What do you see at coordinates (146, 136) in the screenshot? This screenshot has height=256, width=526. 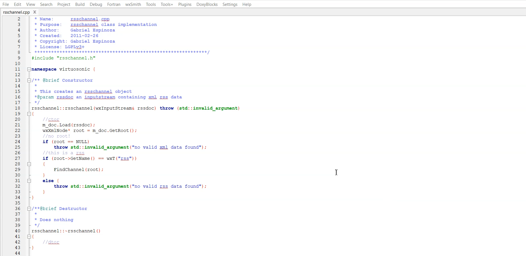 I see `+Name: rsschannel.cpp* Purpose:  zsschanpel class implementation* Ruthor: Gabriel Espinoza* Created: 2011-02-26* Copyright: Gabriel Espinoza* License: LGPLy3+LT TTY]#include "rsschannel.h”namespace virtuosonic {/** @brief Constructor** This creates an zsschanpel object*@param gssdoc an ipputstream containing xml zss dataxrsschannel::rsschannel (wxInputStreams rssdoc) throw (std::invalid argument1m_doc. Load (rssdoc) ;wxXmlNode* root = m_doc.GetRoot();if (root == NULL)throw std::invalid argument ("no valid zml data found");if (root->GetName() == wxT("rss"))] {FindChannel (root) ;: }| else {throw std::invalid argument ("no valid rss data found");] }}/**@brief Destructor** Does nothingxrsschannel::-~rsschannel()1//dtor}` at bounding box center [146, 136].